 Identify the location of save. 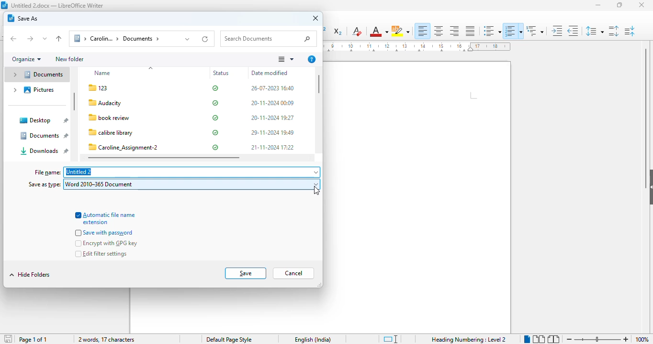
(8, 338).